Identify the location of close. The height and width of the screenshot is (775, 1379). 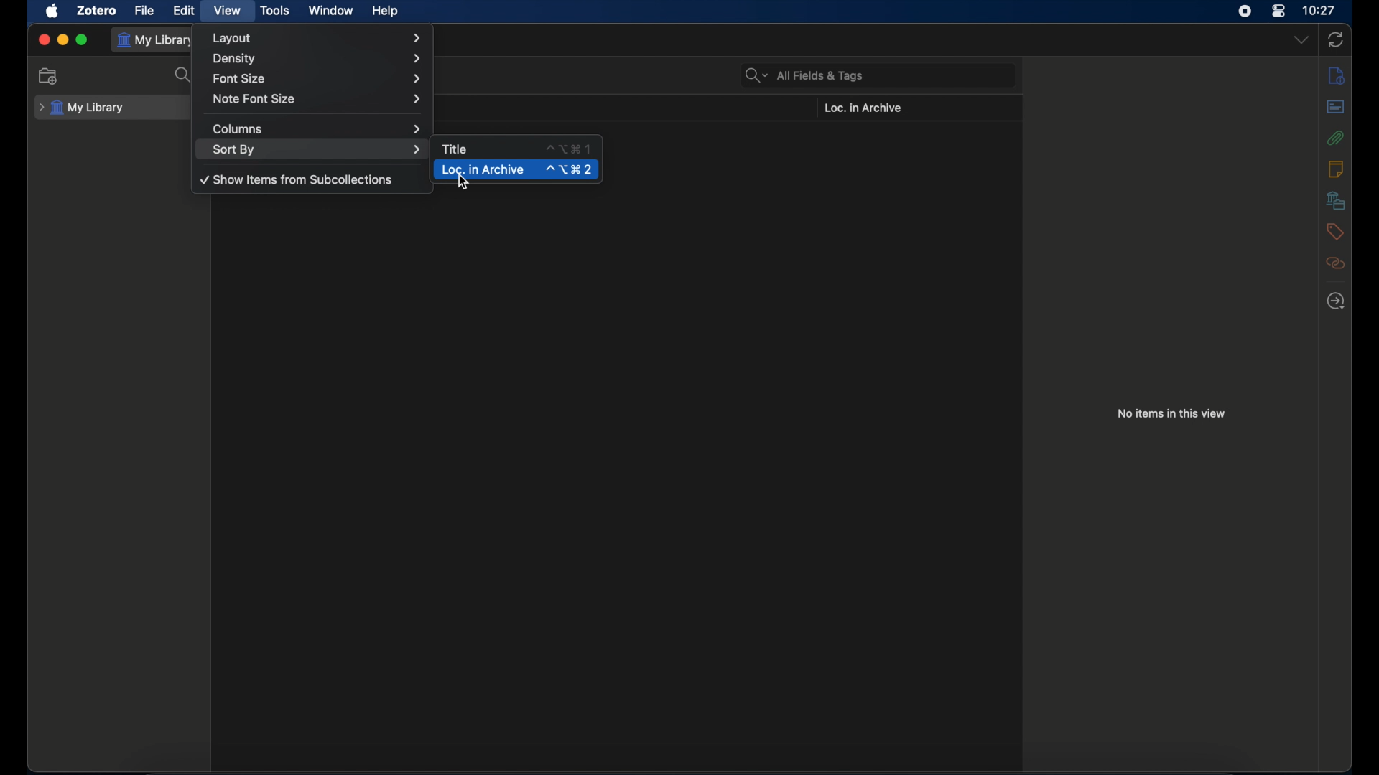
(44, 40).